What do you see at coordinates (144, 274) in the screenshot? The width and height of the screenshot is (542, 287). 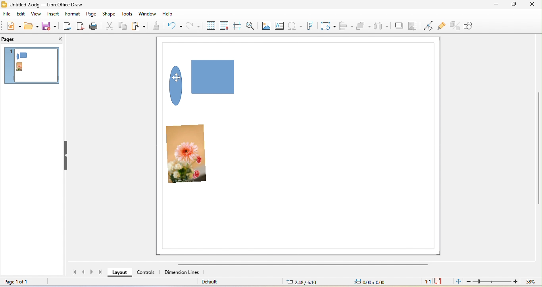 I see `controls` at bounding box center [144, 274].